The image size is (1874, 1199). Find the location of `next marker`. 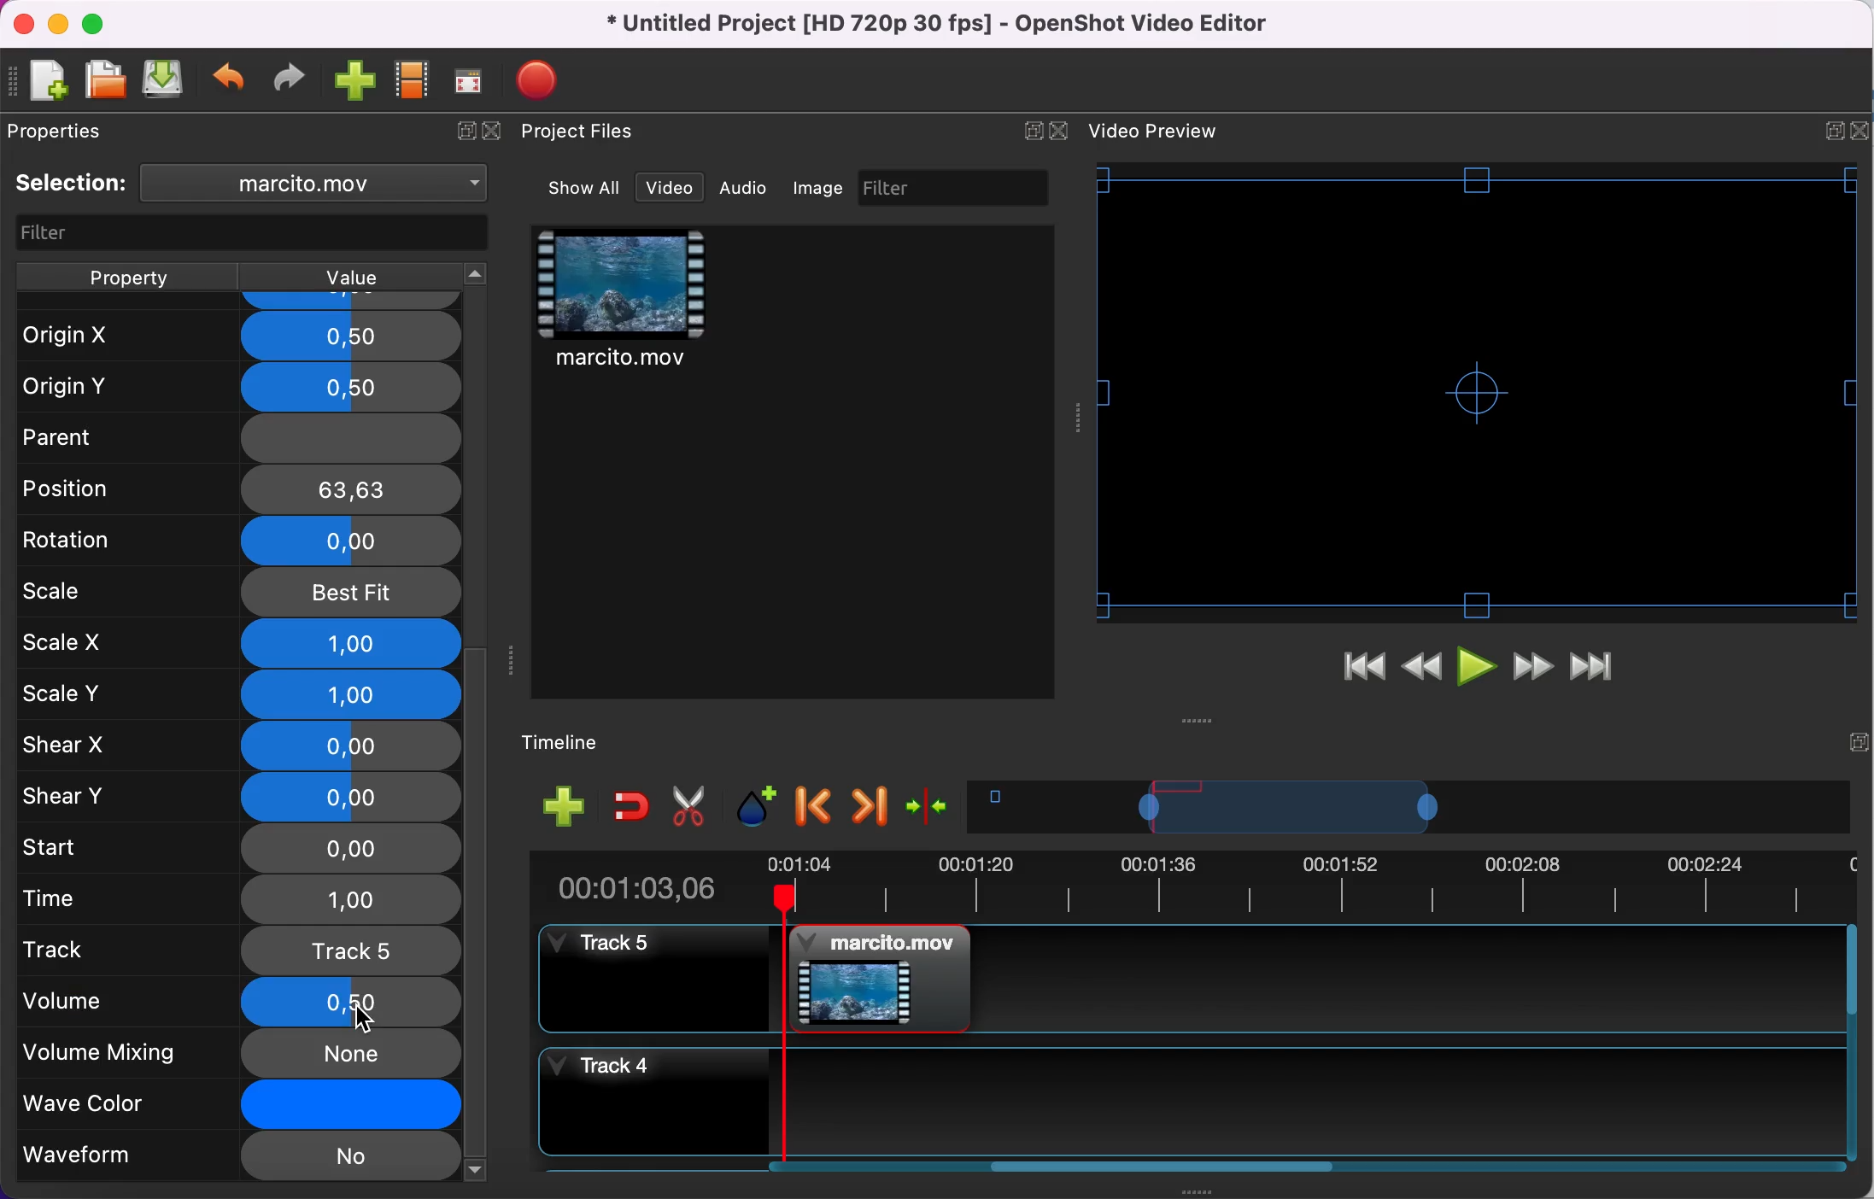

next marker is located at coordinates (871, 806).